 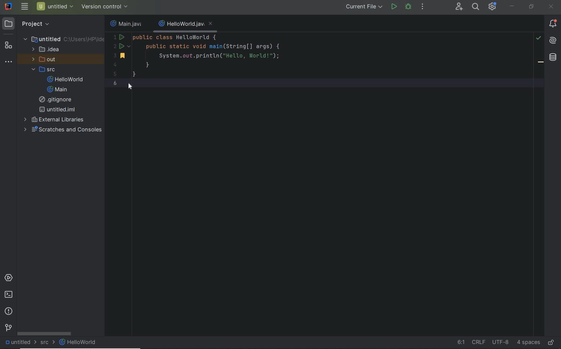 I want to click on search everywhere, so click(x=475, y=7).